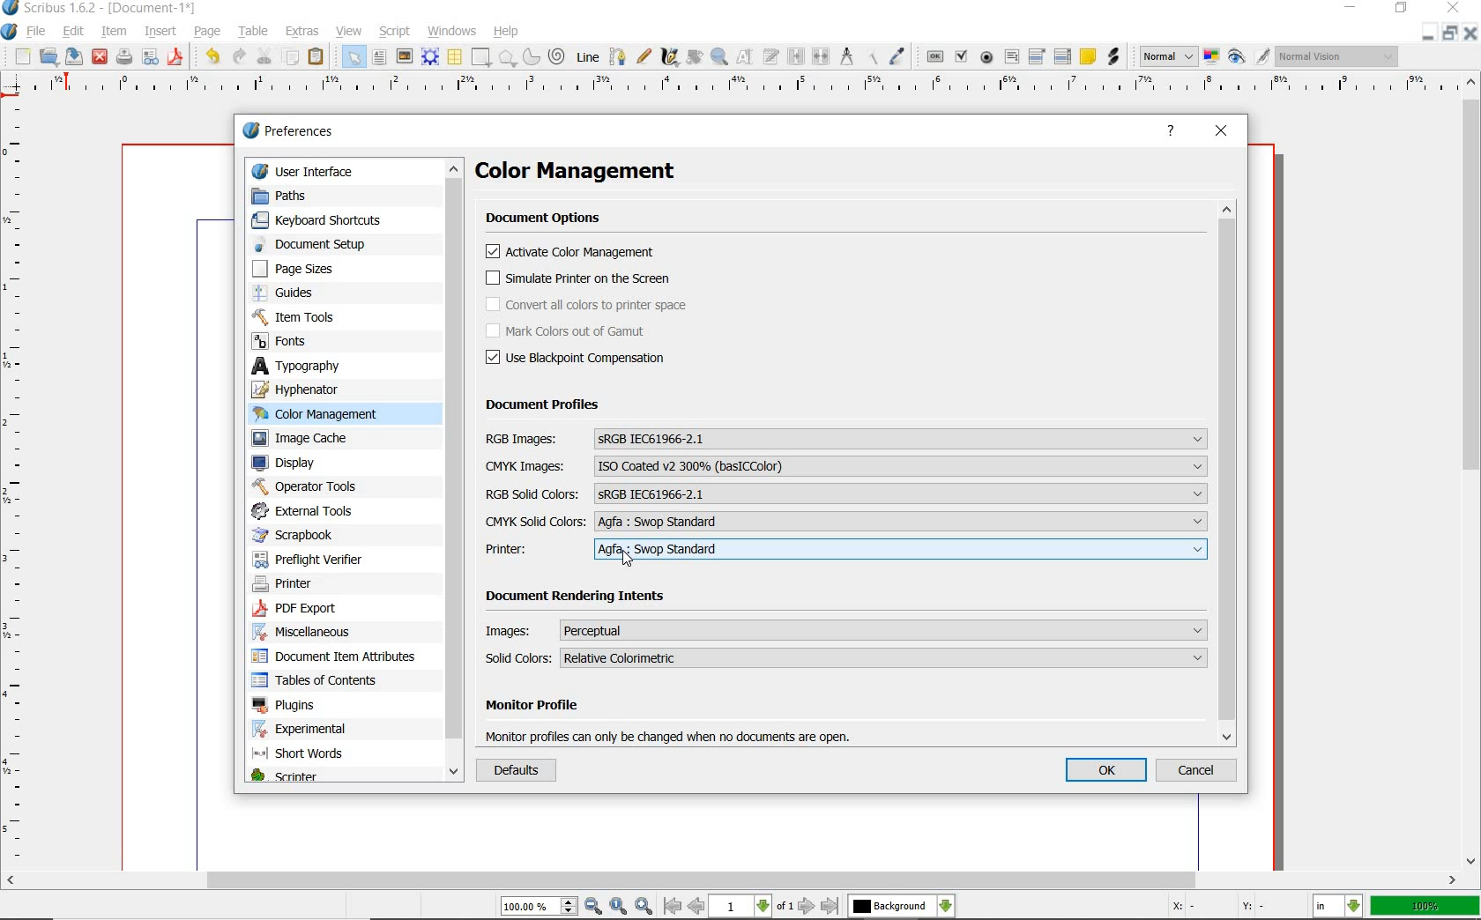 This screenshot has height=920, width=1481. What do you see at coordinates (671, 59) in the screenshot?
I see `calligraphic line` at bounding box center [671, 59].